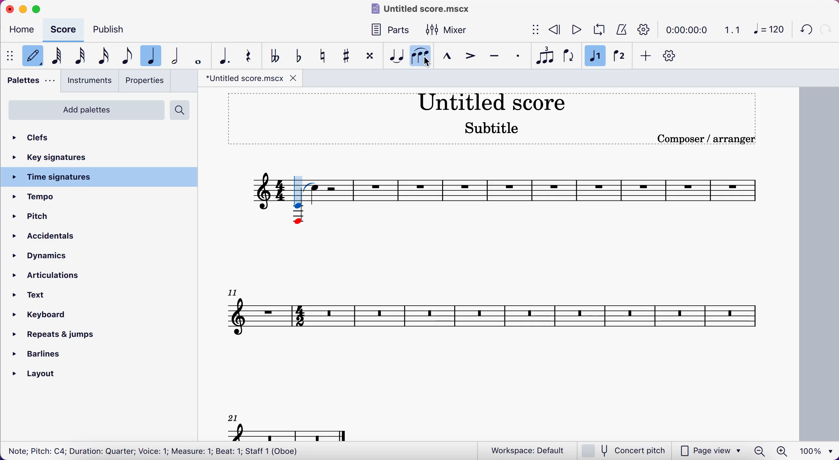 This screenshot has width=839, height=460. I want to click on voice2, so click(619, 58).